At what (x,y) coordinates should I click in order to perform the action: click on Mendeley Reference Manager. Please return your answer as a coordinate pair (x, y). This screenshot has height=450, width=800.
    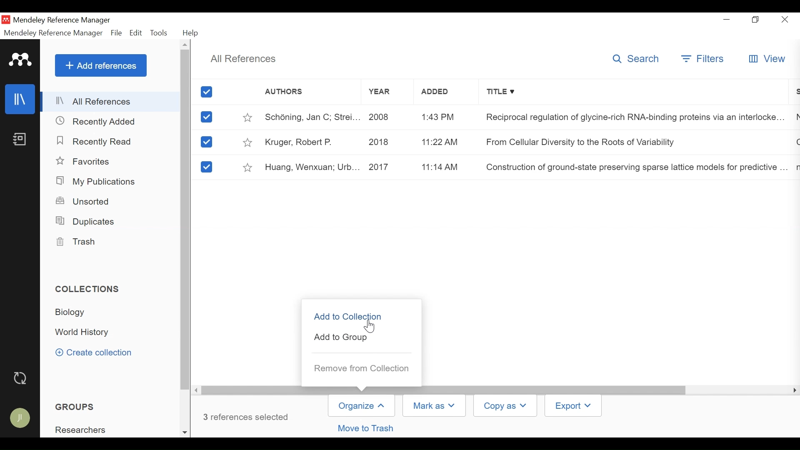
    Looking at the image, I should click on (62, 20).